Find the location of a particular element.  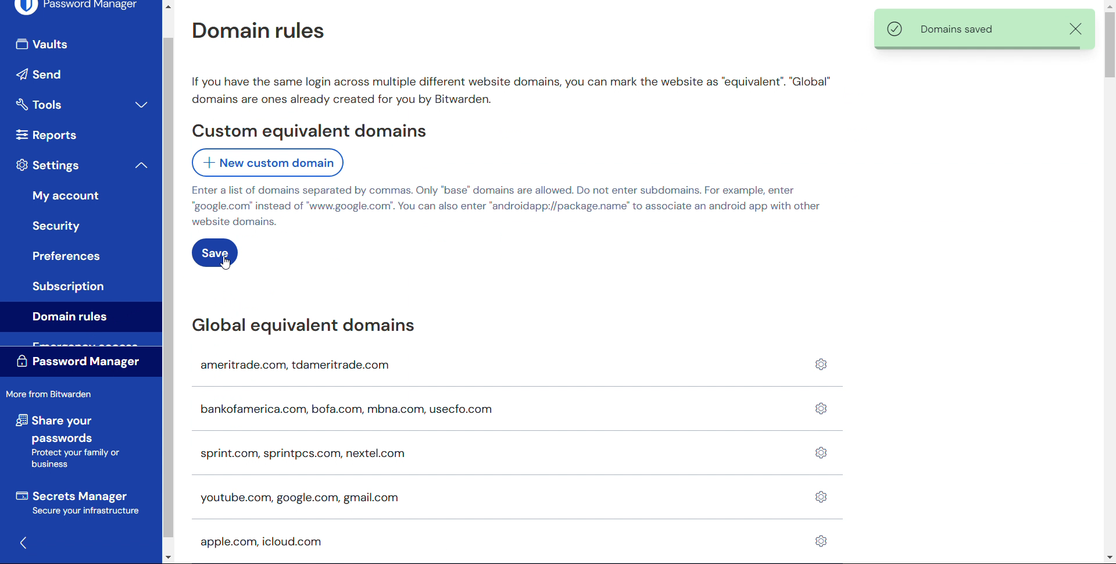

Custom equivalent domains  is located at coordinates (309, 132).